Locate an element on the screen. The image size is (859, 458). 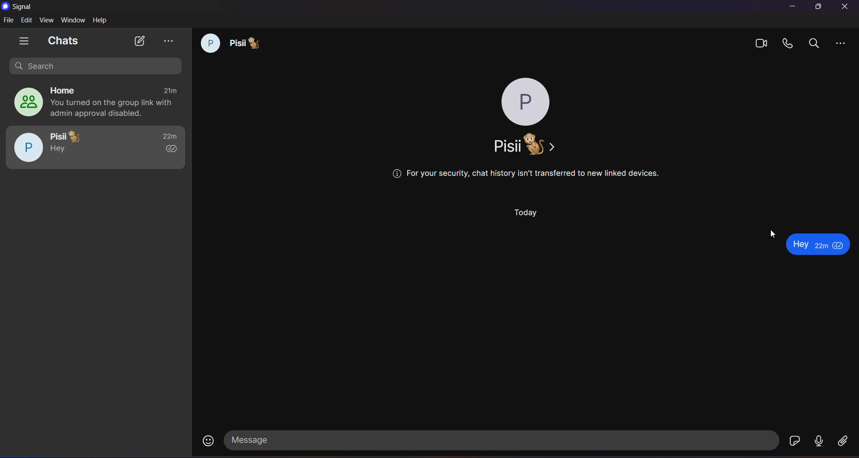
file is located at coordinates (9, 21).